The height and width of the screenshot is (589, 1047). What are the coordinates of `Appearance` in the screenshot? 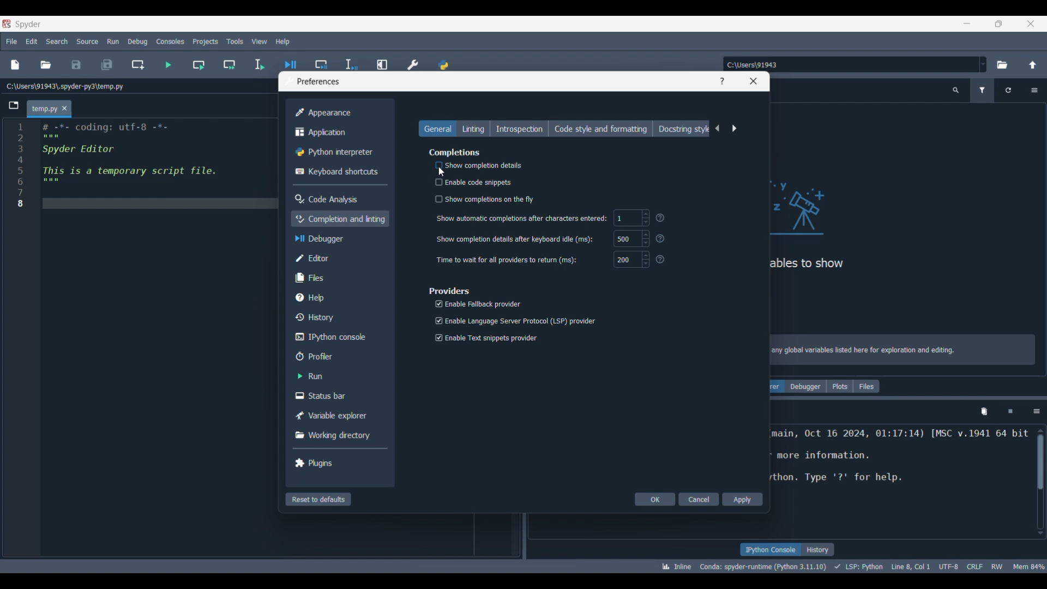 It's located at (337, 113).